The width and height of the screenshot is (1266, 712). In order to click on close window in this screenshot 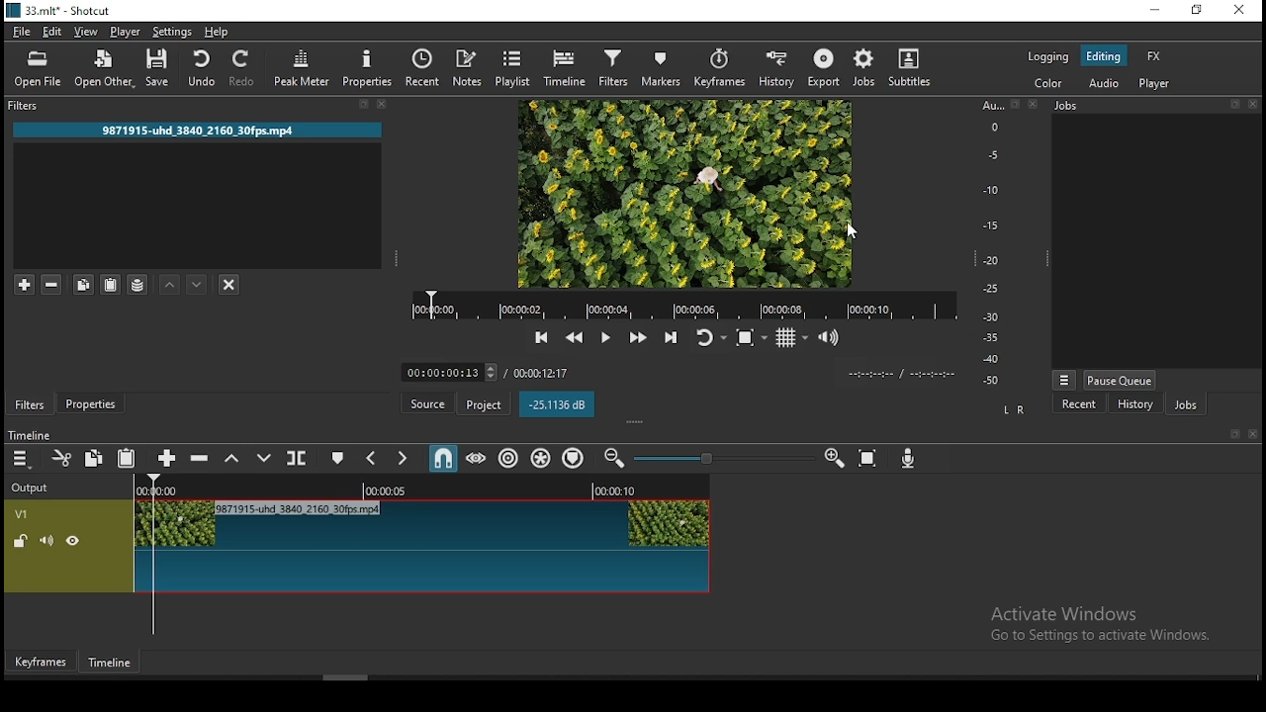, I will do `click(1241, 11)`.